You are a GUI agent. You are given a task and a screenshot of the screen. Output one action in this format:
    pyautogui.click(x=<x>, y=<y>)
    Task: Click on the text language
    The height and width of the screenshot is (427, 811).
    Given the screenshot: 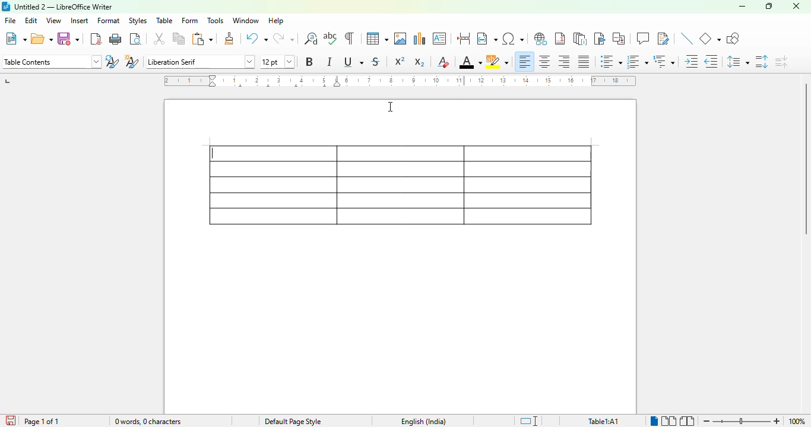 What is the action you would take?
    pyautogui.click(x=423, y=421)
    